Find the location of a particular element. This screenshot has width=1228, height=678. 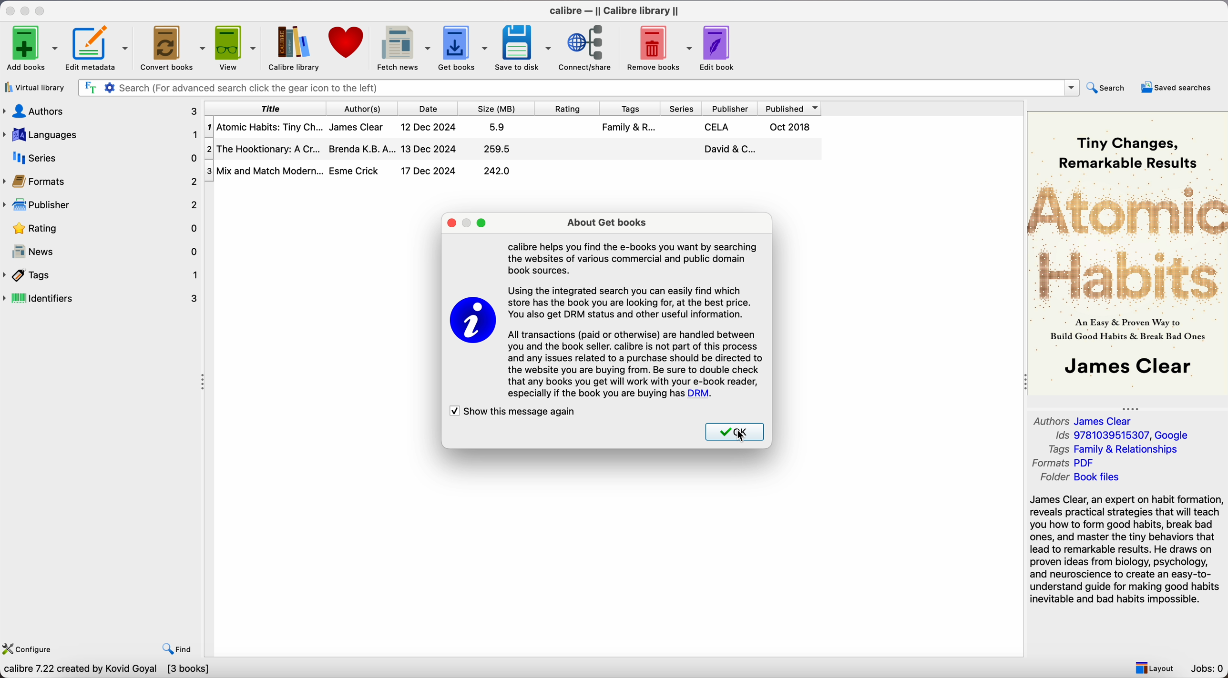

date is located at coordinates (430, 109).